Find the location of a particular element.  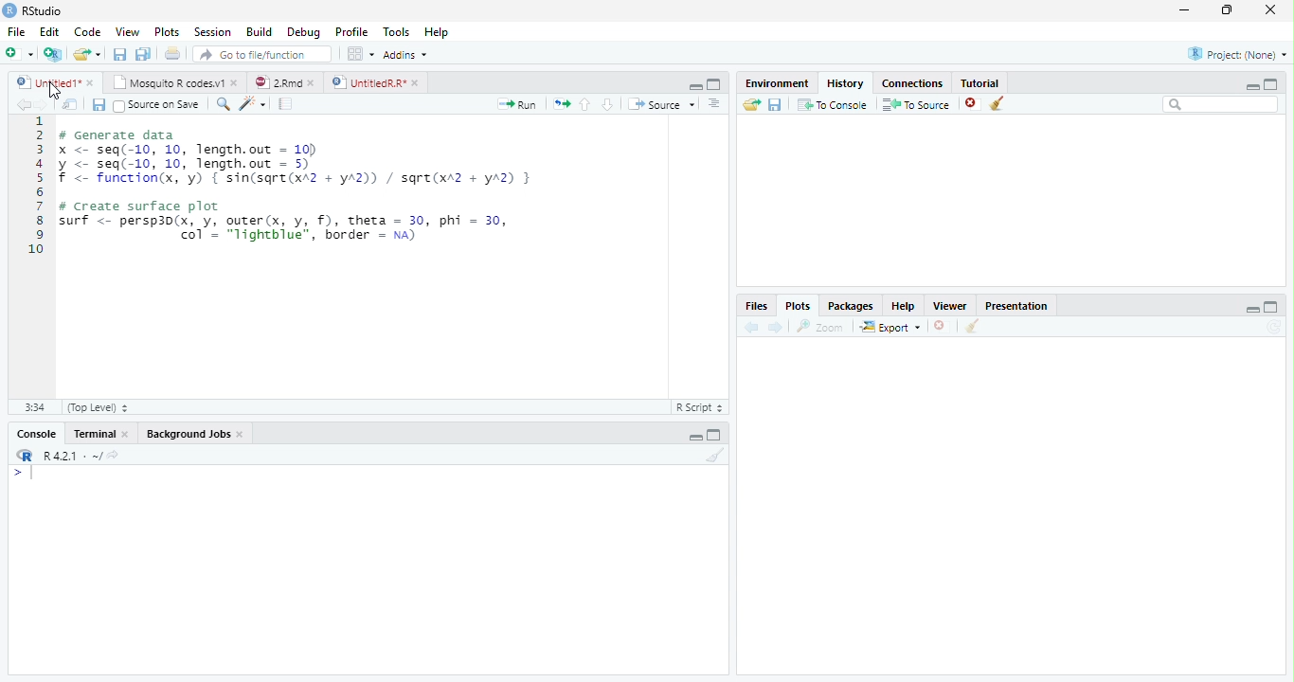

2.Rmd is located at coordinates (277, 81).